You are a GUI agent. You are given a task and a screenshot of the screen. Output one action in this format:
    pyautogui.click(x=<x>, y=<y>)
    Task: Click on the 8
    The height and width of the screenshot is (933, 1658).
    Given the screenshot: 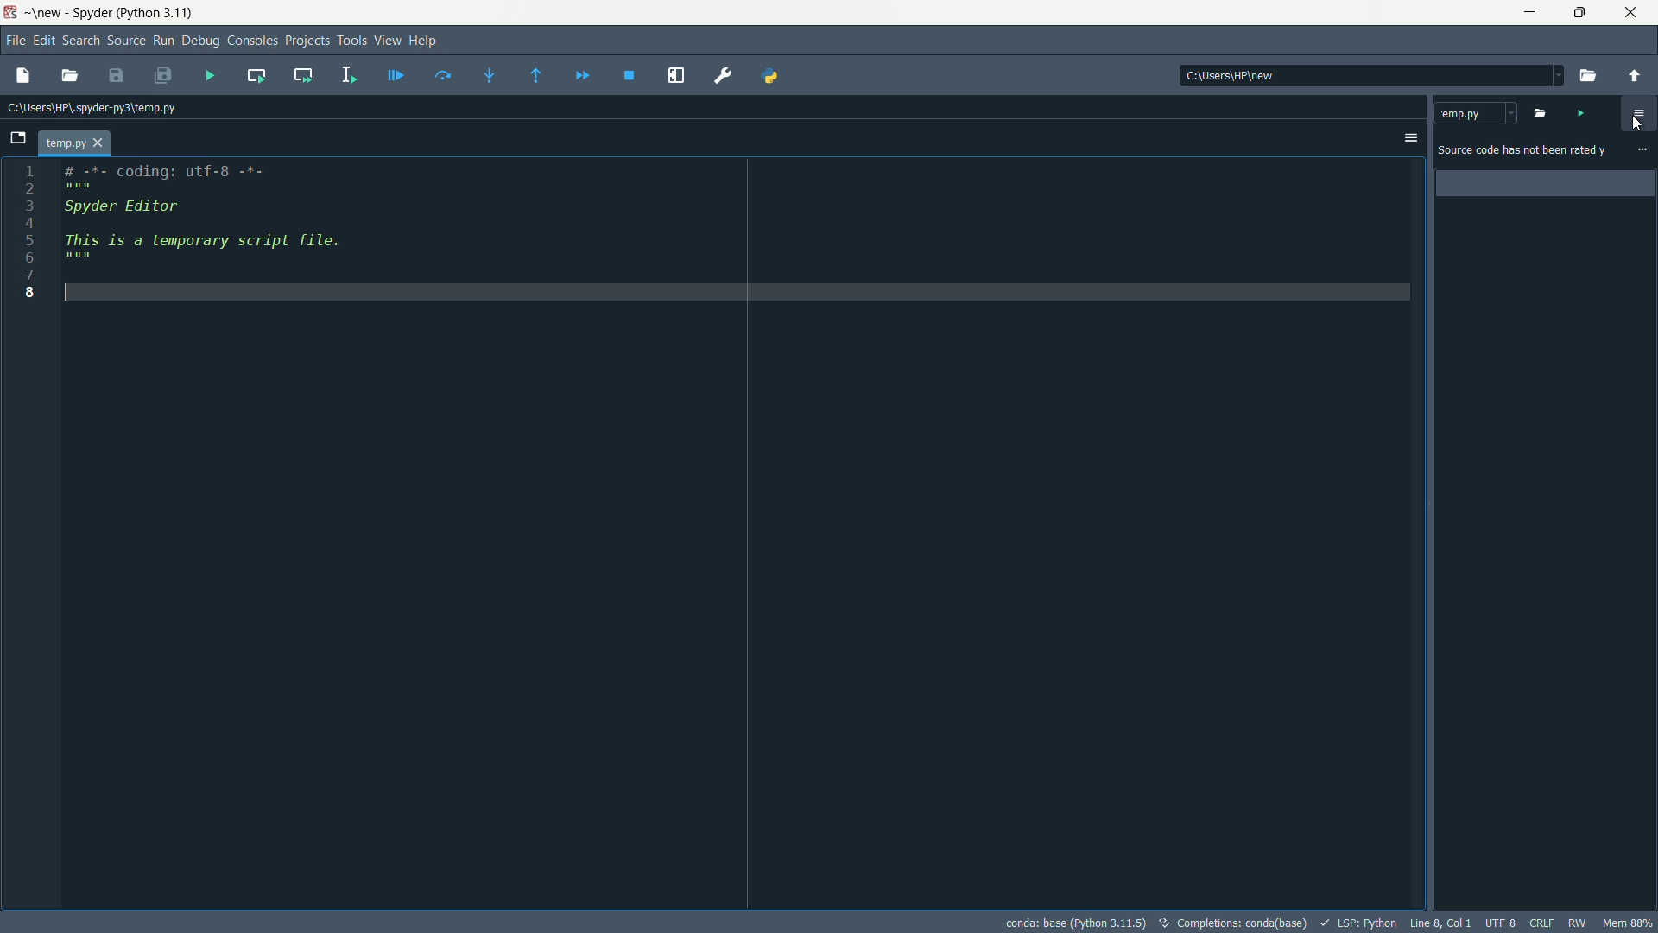 What is the action you would take?
    pyautogui.click(x=28, y=293)
    